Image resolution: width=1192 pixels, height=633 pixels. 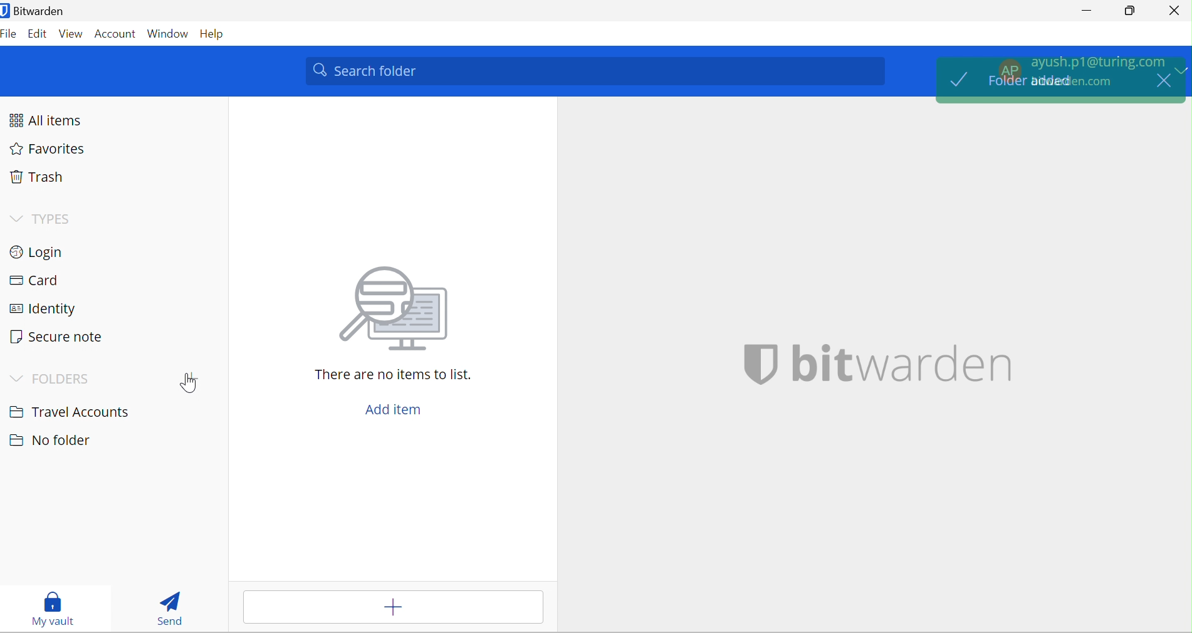 What do you see at coordinates (1008, 70) in the screenshot?
I see `AP` at bounding box center [1008, 70].